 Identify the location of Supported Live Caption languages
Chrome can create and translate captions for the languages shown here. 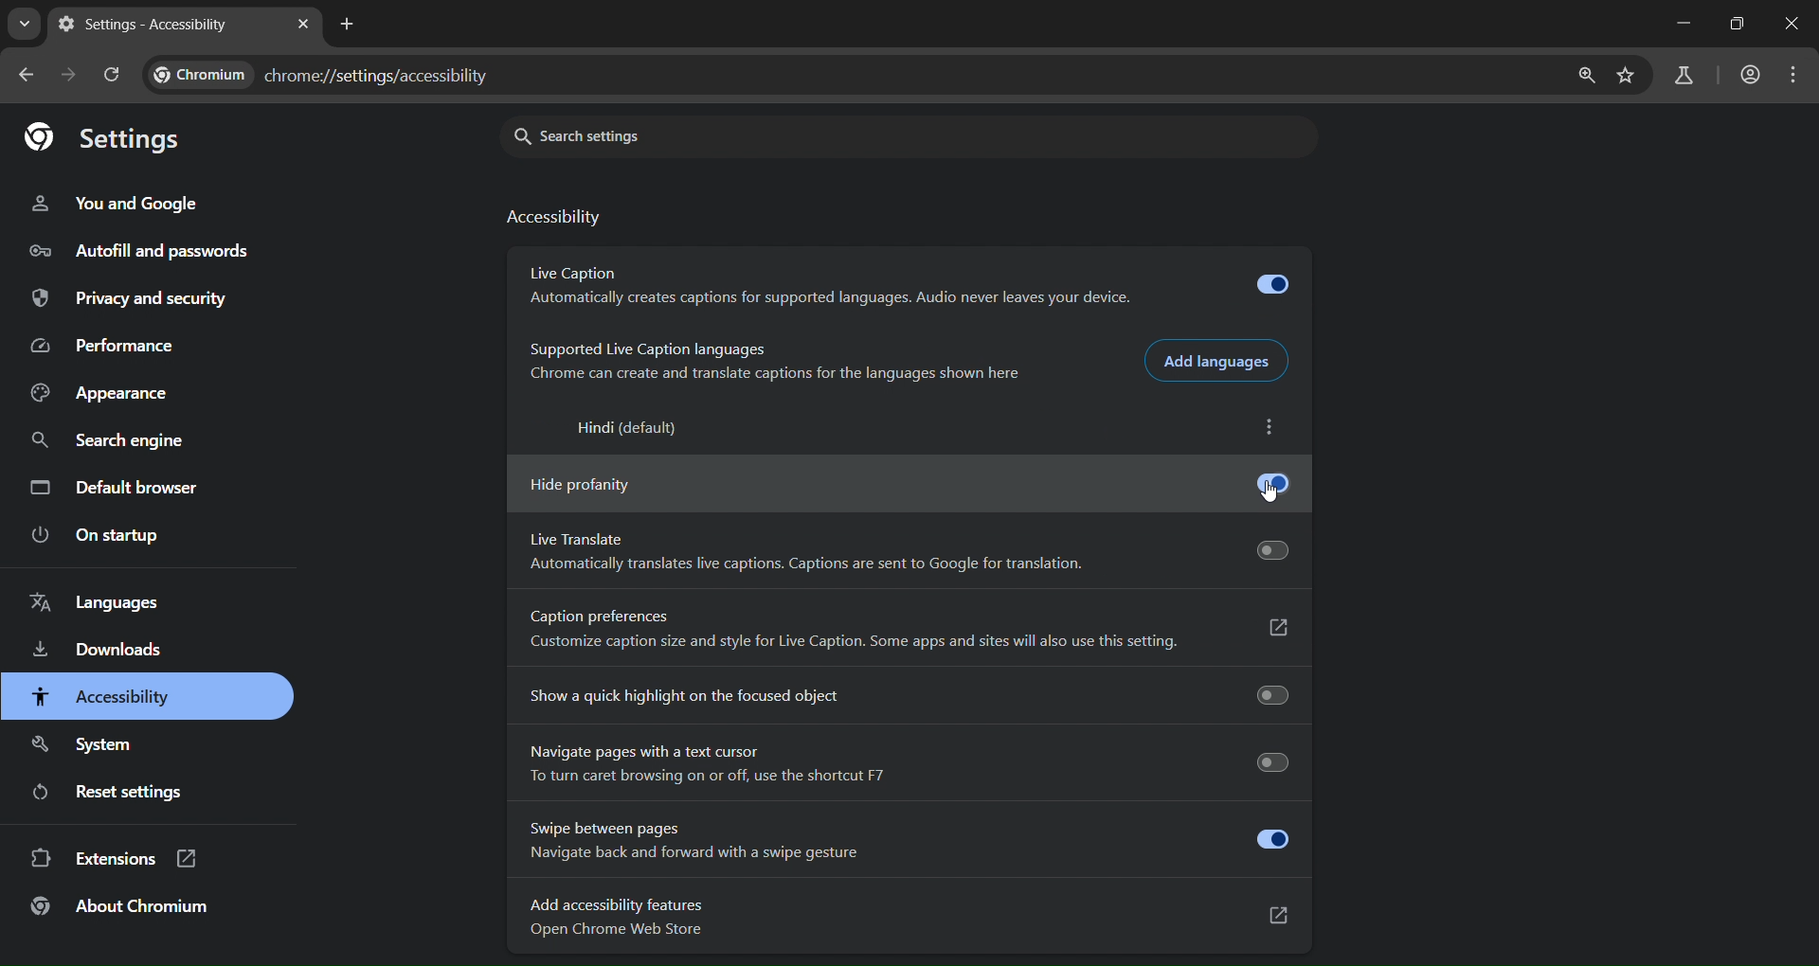
(767, 364).